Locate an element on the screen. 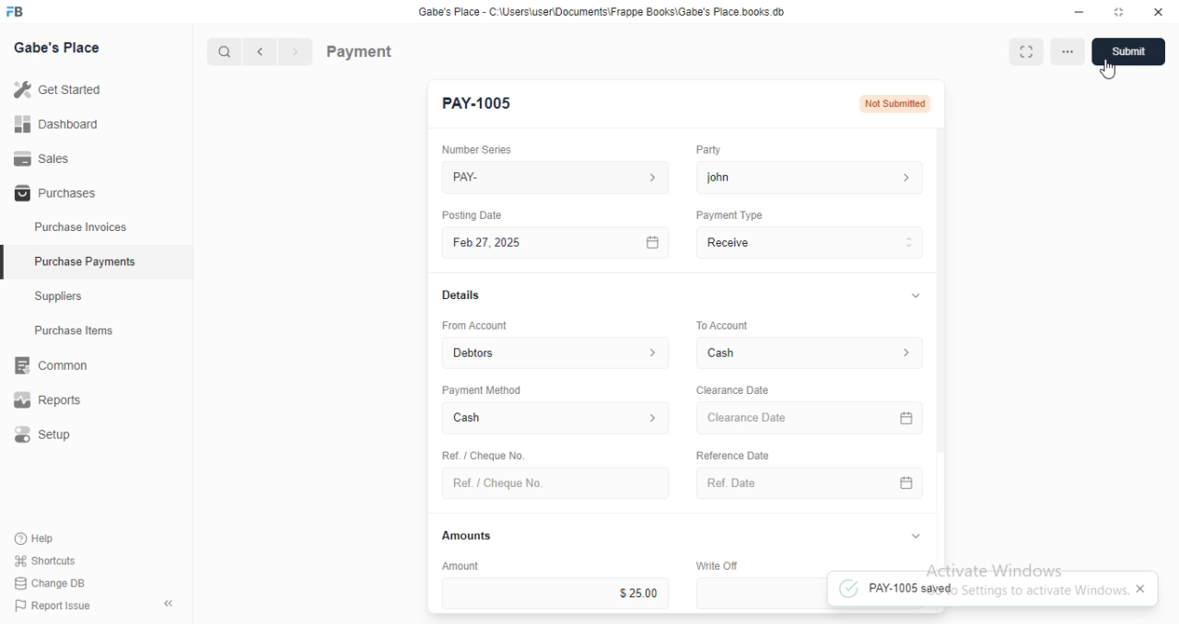 The image size is (1179, 624). close is located at coordinates (1159, 12).